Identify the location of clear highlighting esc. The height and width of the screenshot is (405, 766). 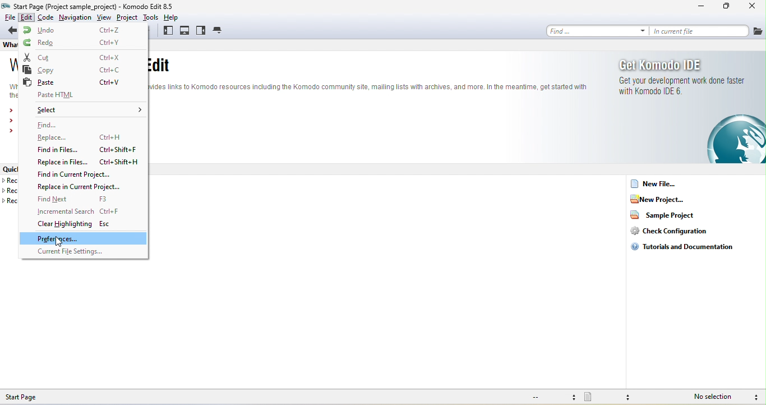
(77, 225).